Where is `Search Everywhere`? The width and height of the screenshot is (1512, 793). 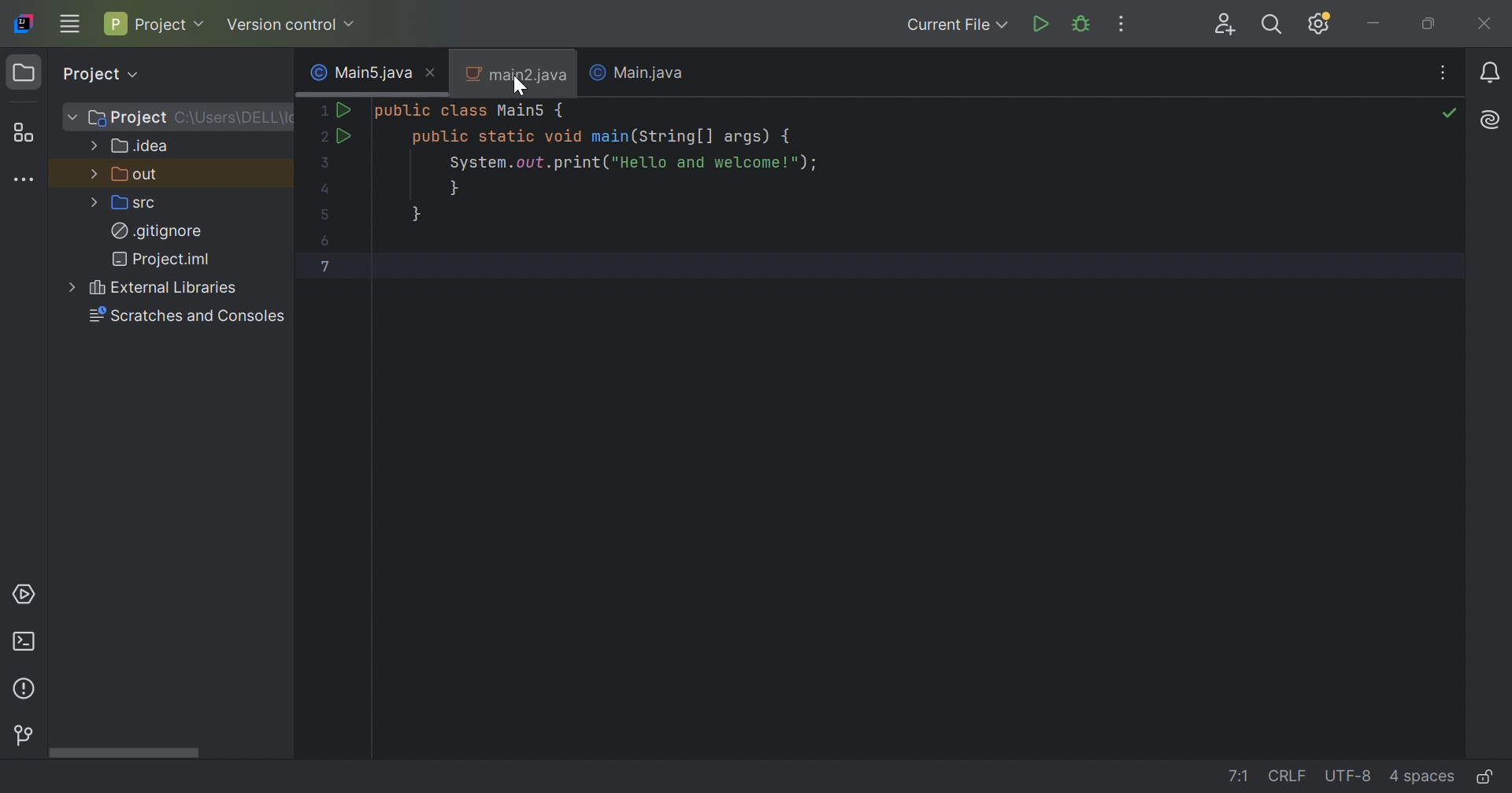 Search Everywhere is located at coordinates (1270, 25).